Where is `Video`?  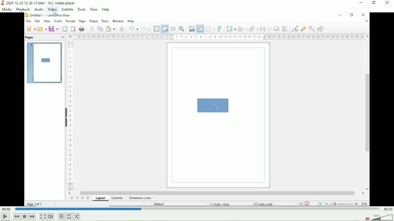 Video is located at coordinates (52, 9).